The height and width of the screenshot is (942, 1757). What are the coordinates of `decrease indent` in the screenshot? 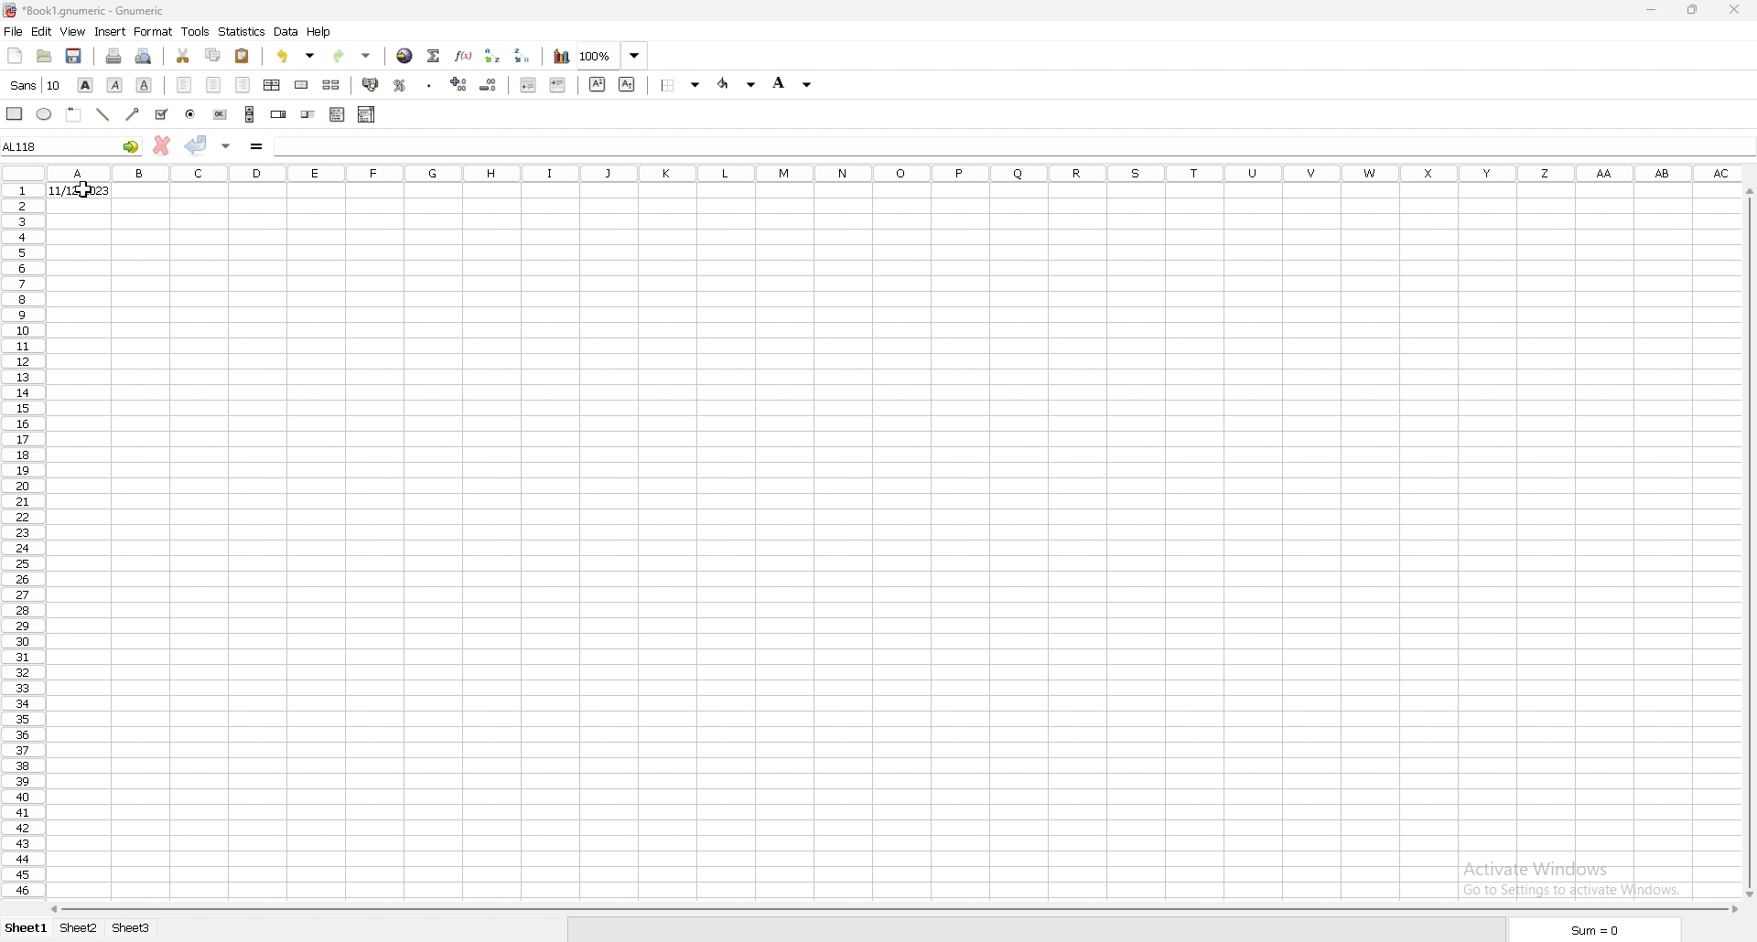 It's located at (488, 85).